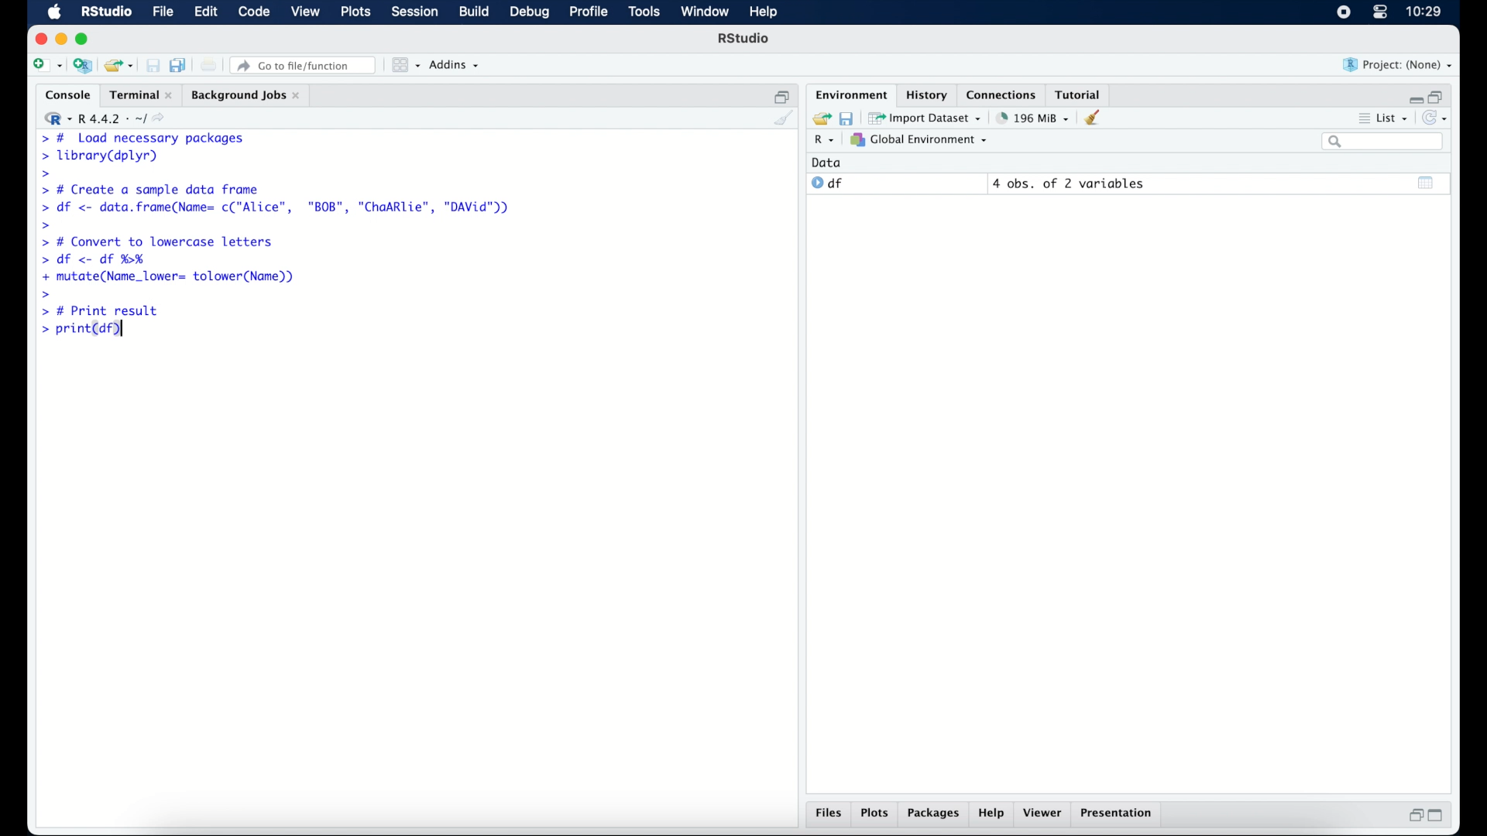 This screenshot has height=836, width=1487. What do you see at coordinates (87, 331) in the screenshot?
I see `> print(df)|` at bounding box center [87, 331].